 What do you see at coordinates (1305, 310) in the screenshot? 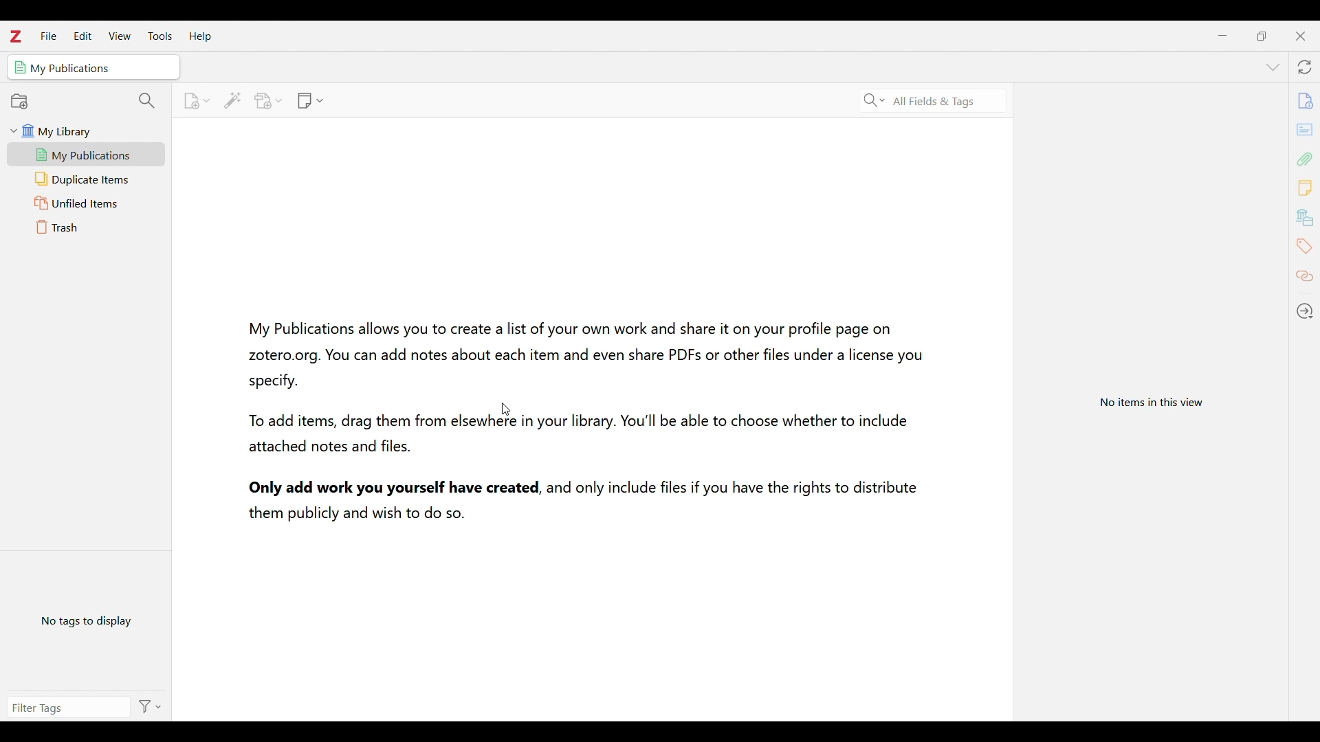
I see `Locate` at bounding box center [1305, 310].